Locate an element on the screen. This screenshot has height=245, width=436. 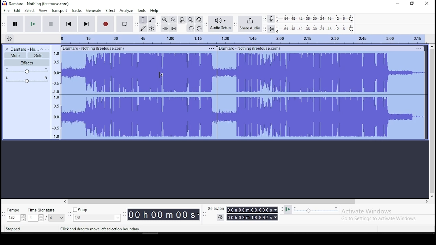
scroll bar is located at coordinates (212, 201).